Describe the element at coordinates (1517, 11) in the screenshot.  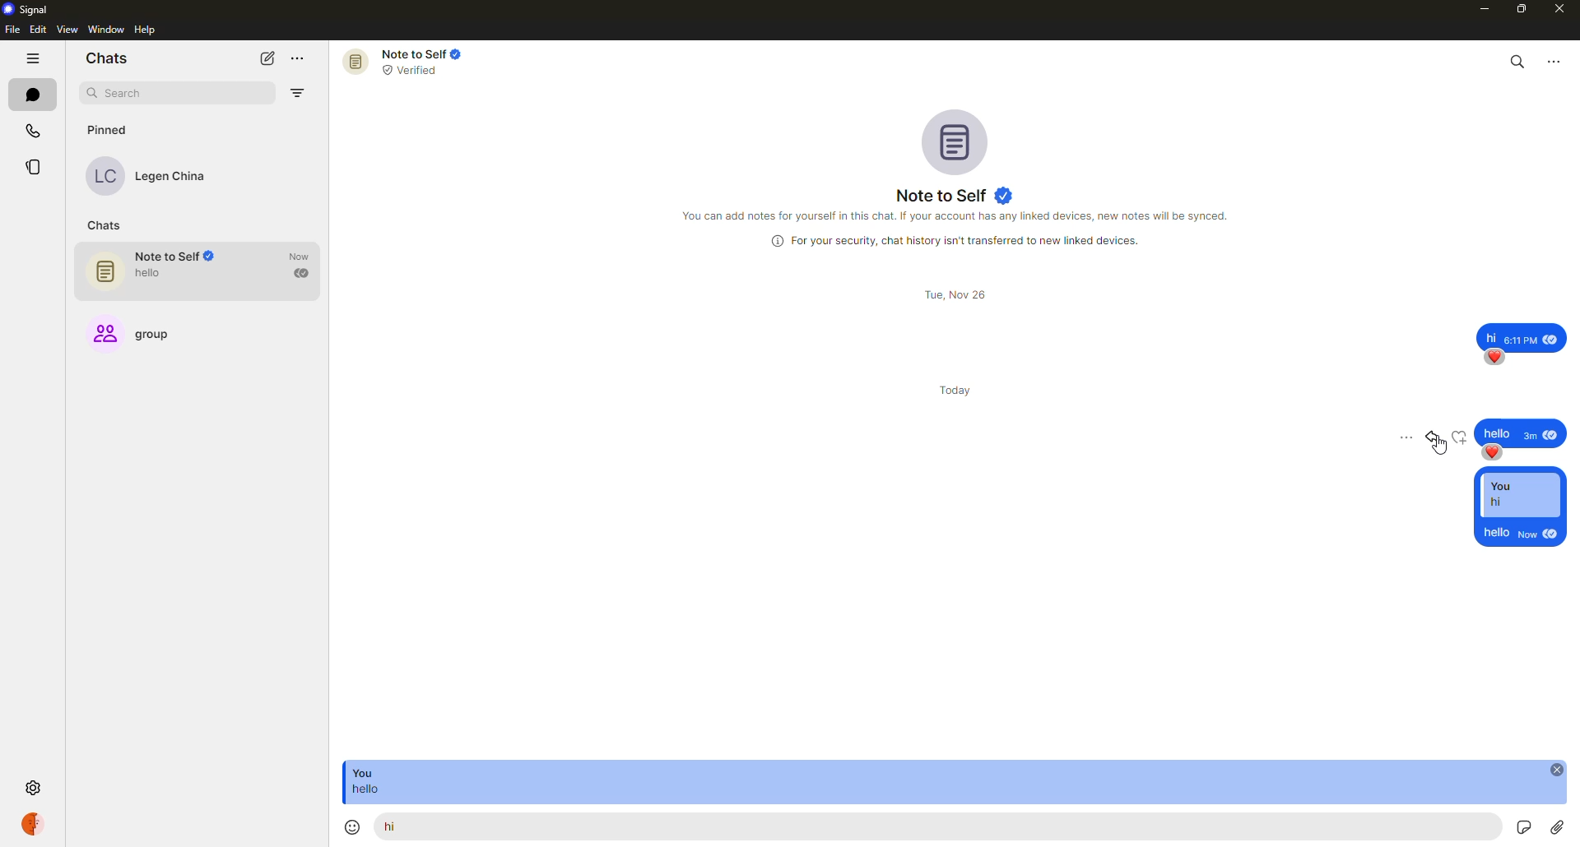
I see `maximize` at that location.